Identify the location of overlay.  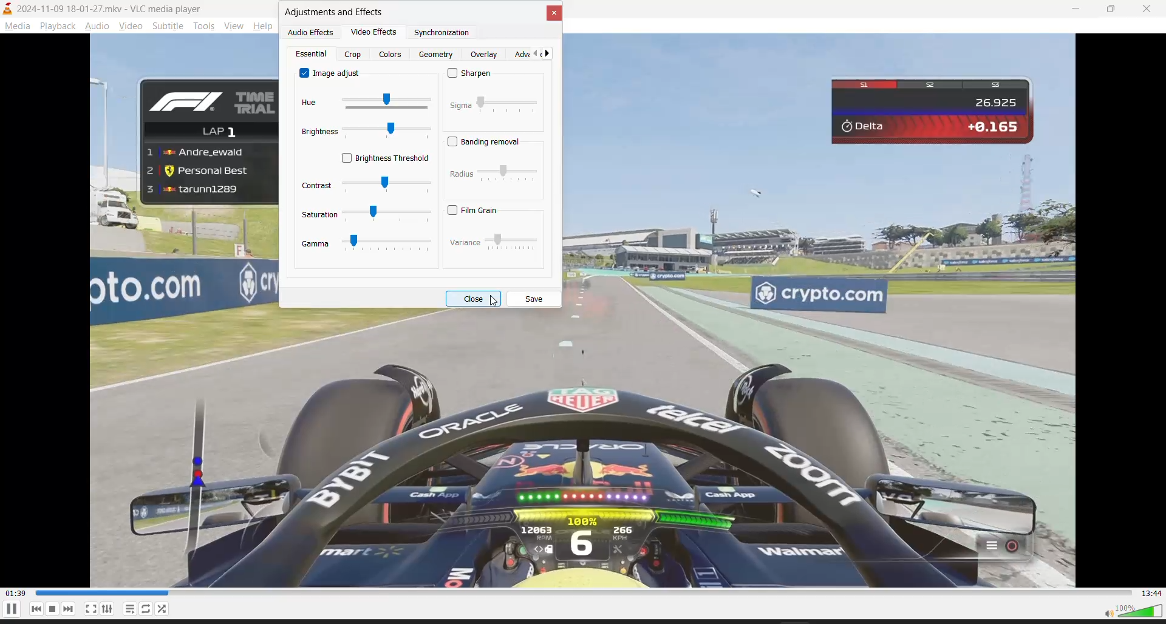
(486, 54).